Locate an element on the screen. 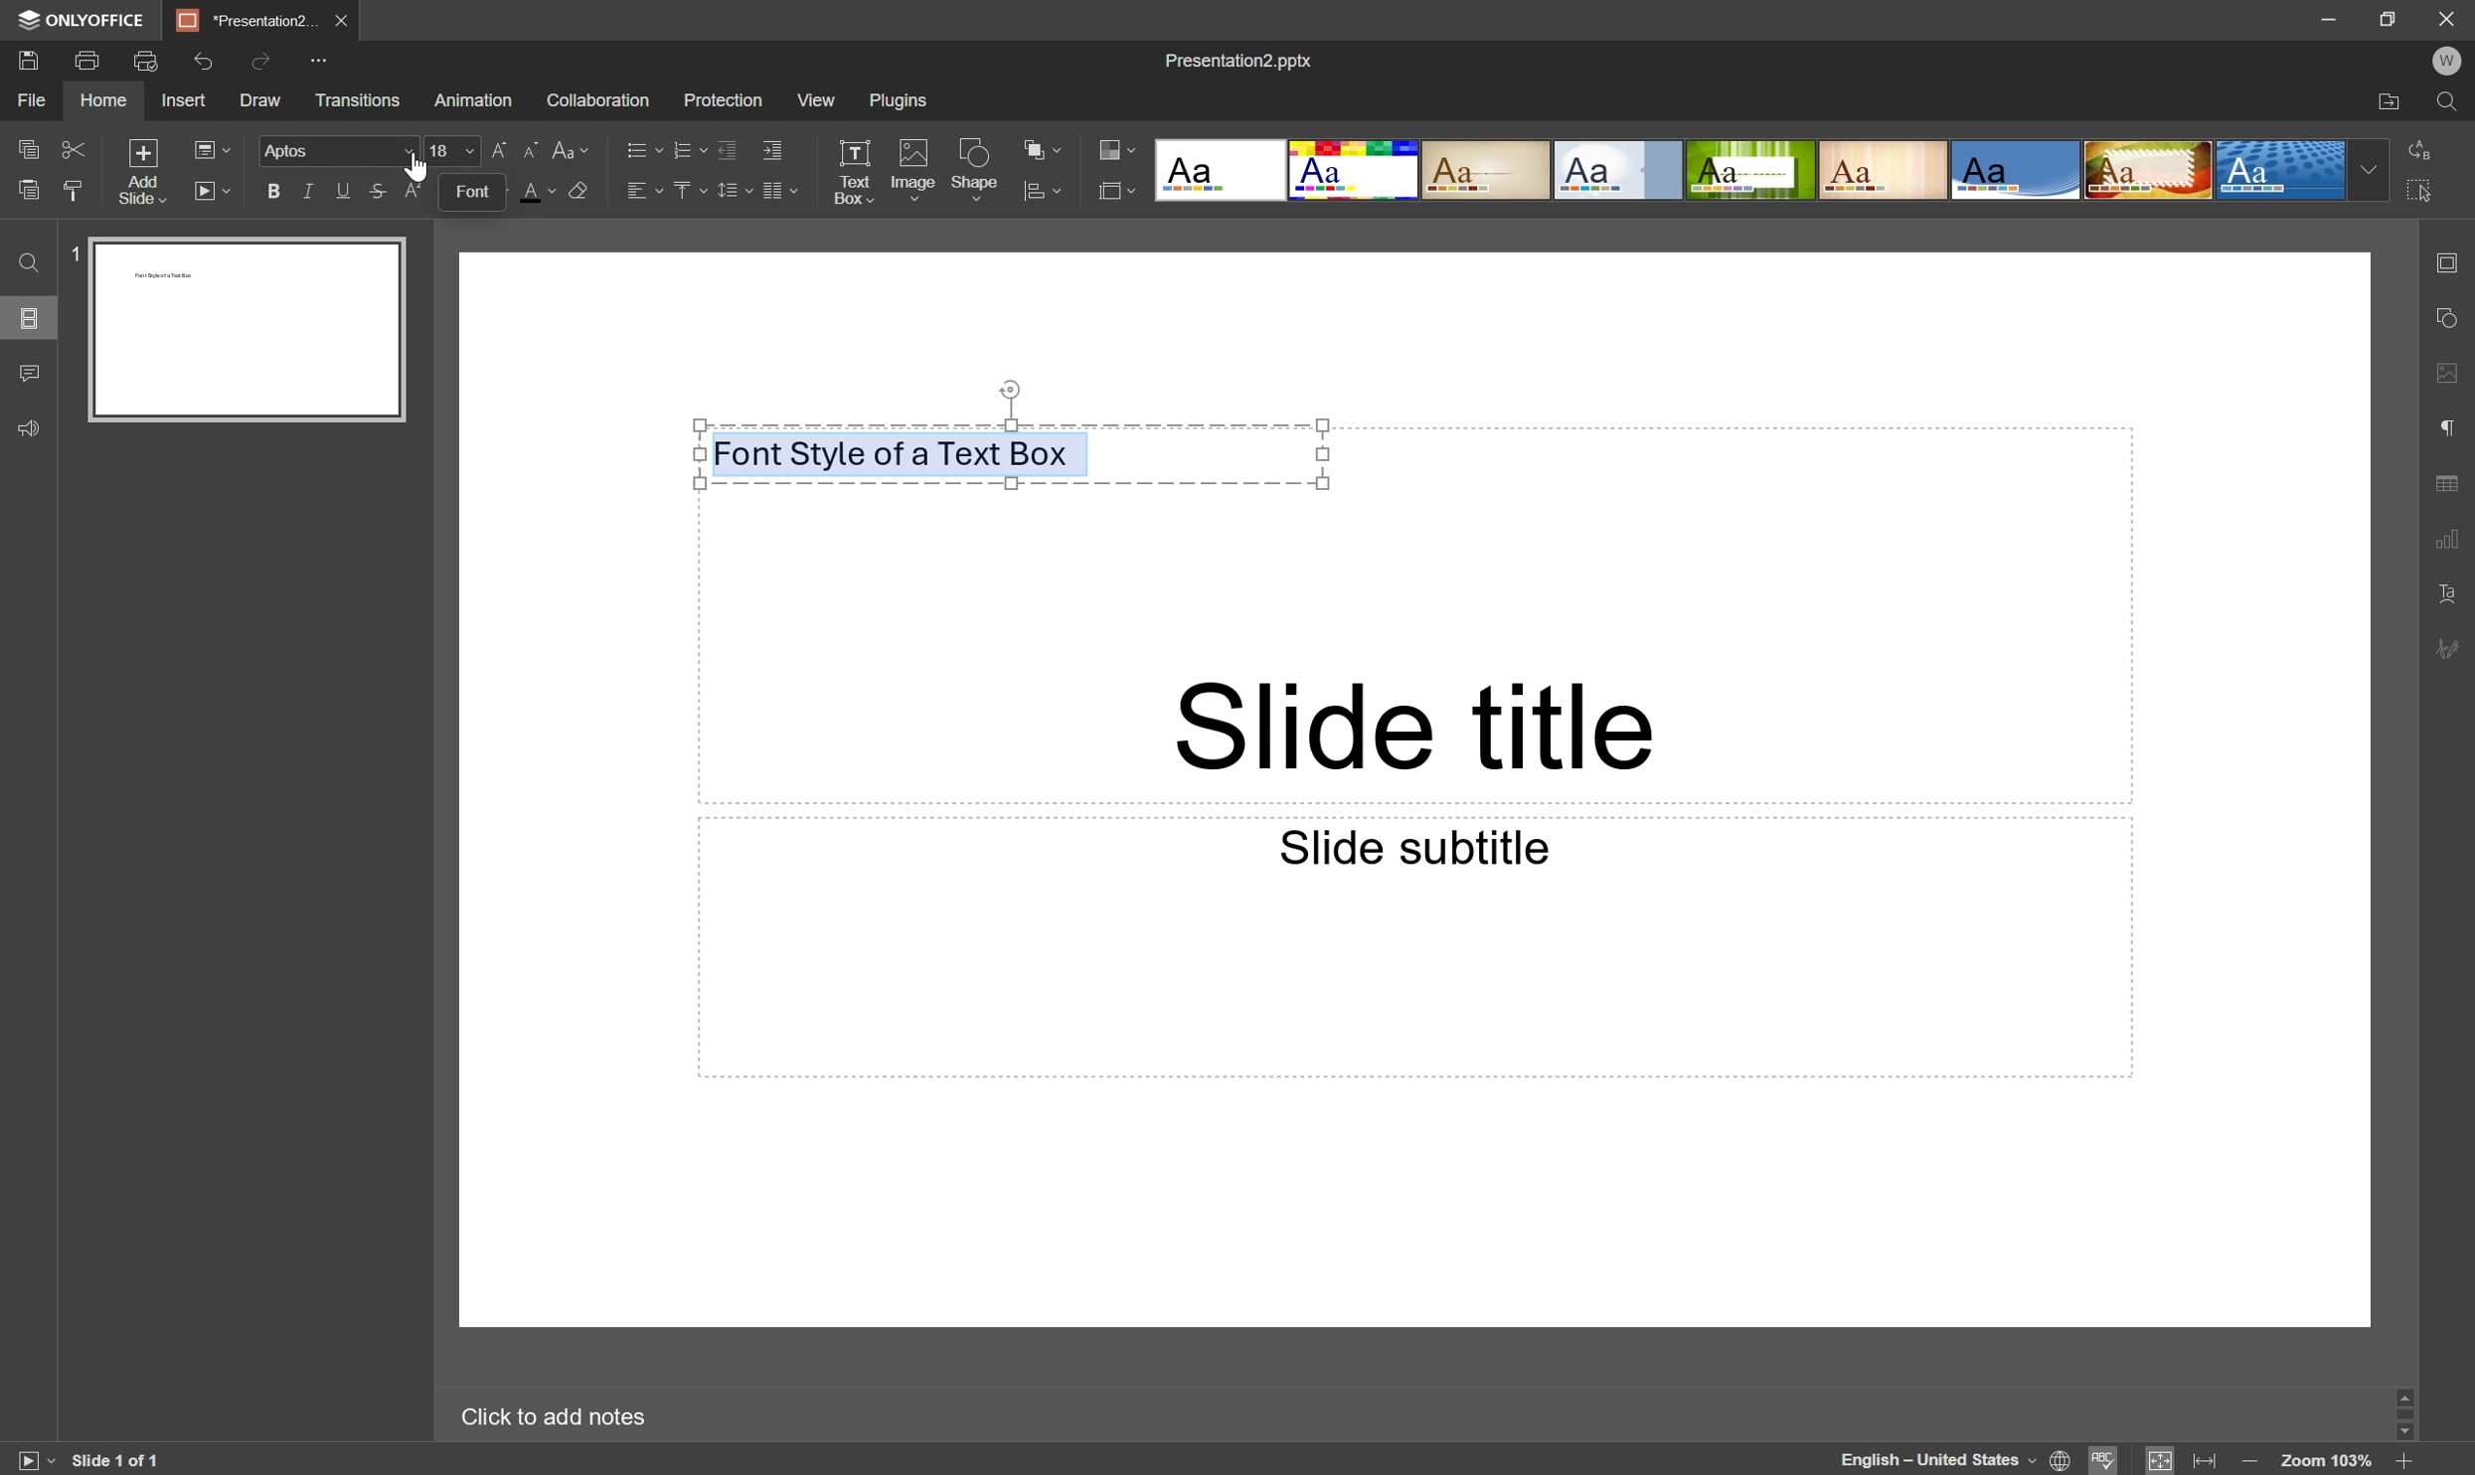 This screenshot has width=2475, height=1475. Minimize is located at coordinates (2330, 14).